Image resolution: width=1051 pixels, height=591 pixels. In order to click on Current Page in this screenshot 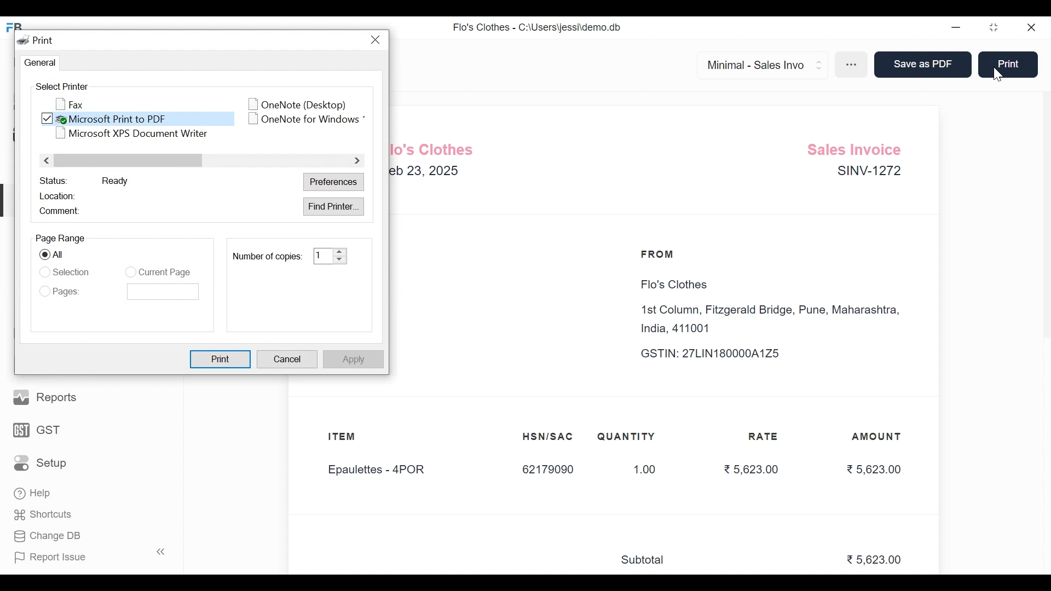, I will do `click(165, 273)`.